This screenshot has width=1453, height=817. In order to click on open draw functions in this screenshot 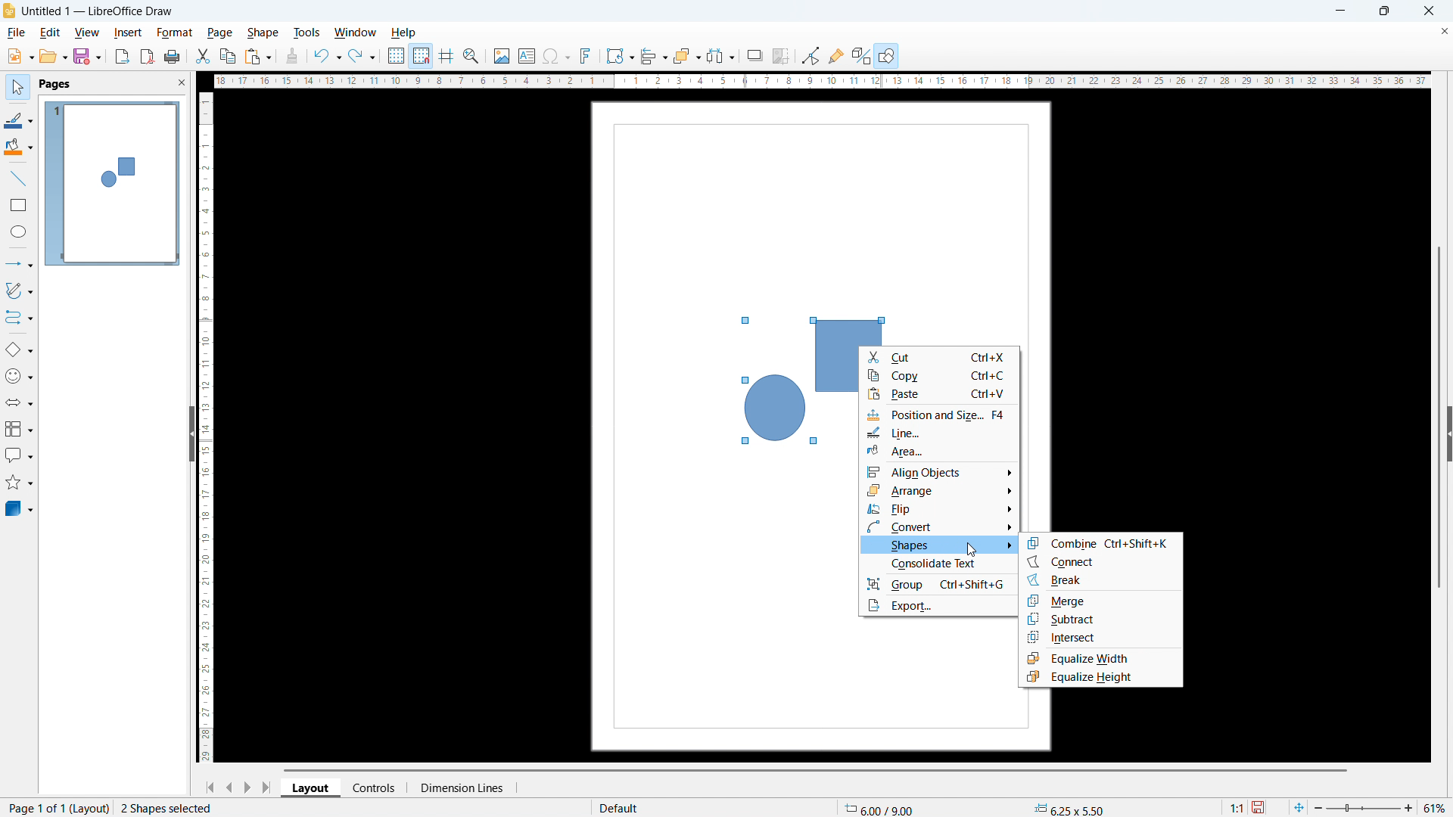, I will do `click(889, 55)`.